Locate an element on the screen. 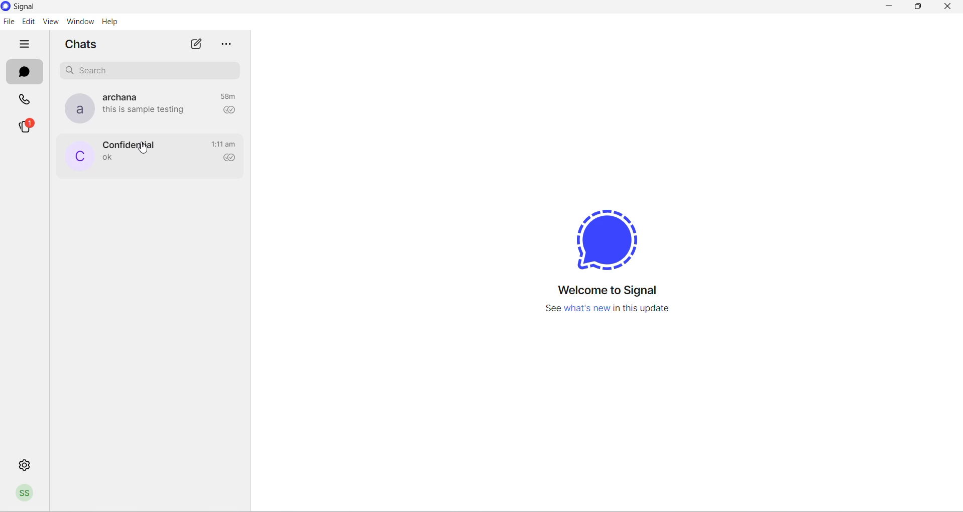 Image resolution: width=963 pixels, height=512 pixels. cursor is located at coordinates (145, 151).